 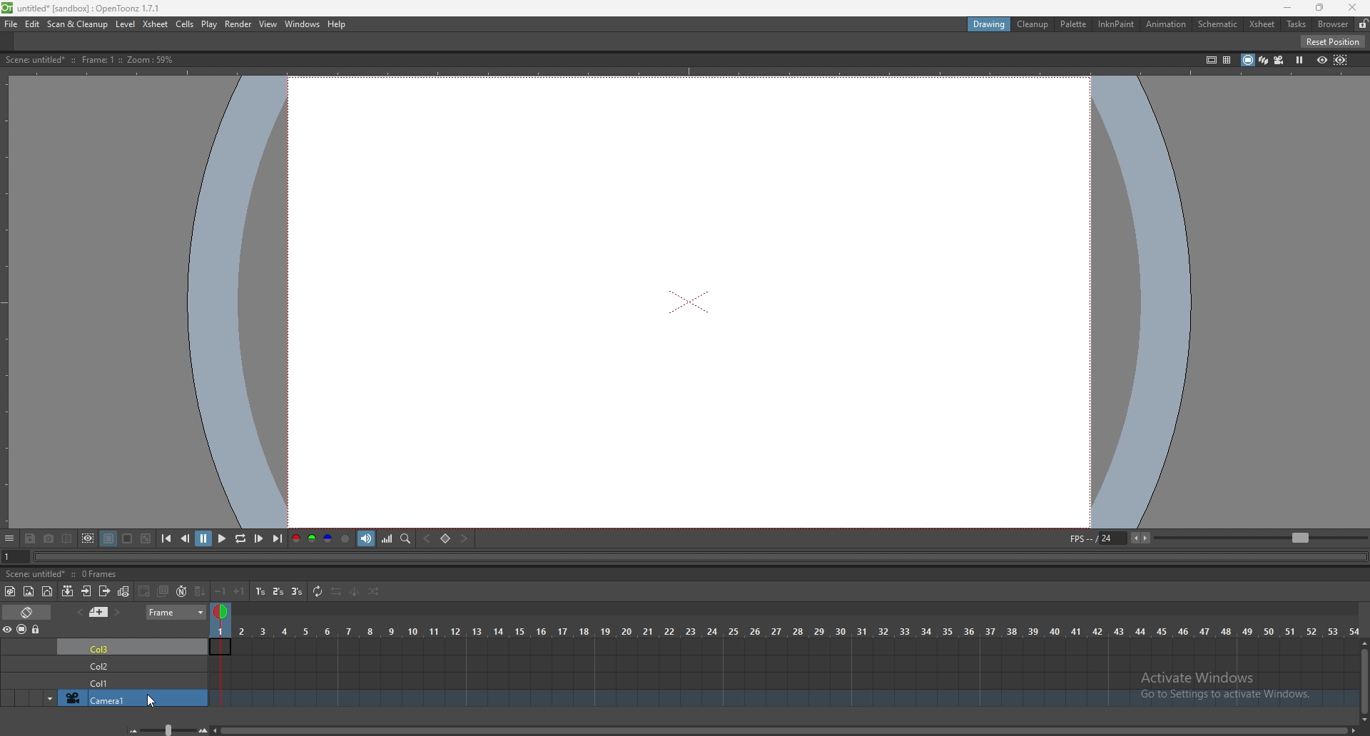 What do you see at coordinates (260, 591) in the screenshot?
I see `reframe on 1s` at bounding box center [260, 591].